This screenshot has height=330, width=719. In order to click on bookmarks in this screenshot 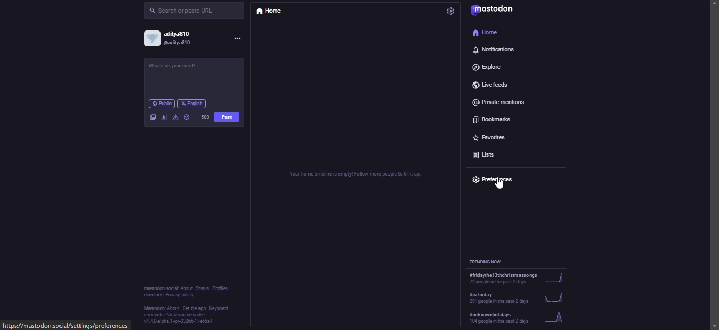, I will do `click(491, 119)`.